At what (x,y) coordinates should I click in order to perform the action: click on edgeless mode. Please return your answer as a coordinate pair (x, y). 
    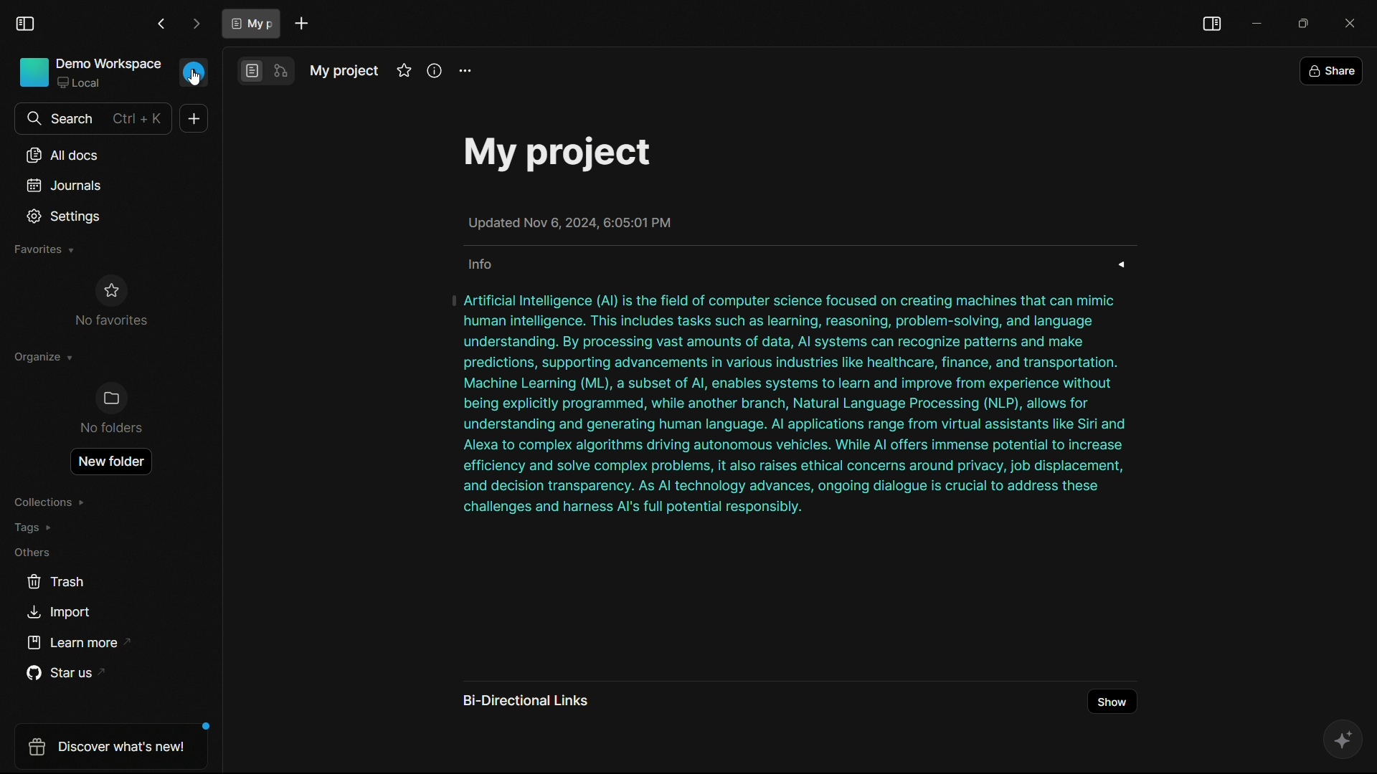
    Looking at the image, I should click on (282, 72).